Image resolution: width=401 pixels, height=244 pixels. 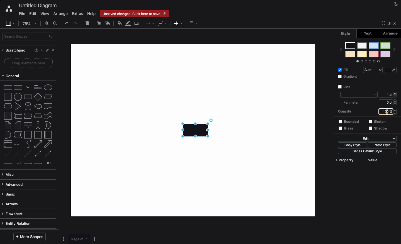 What do you see at coordinates (18, 97) in the screenshot?
I see `circle` at bounding box center [18, 97].